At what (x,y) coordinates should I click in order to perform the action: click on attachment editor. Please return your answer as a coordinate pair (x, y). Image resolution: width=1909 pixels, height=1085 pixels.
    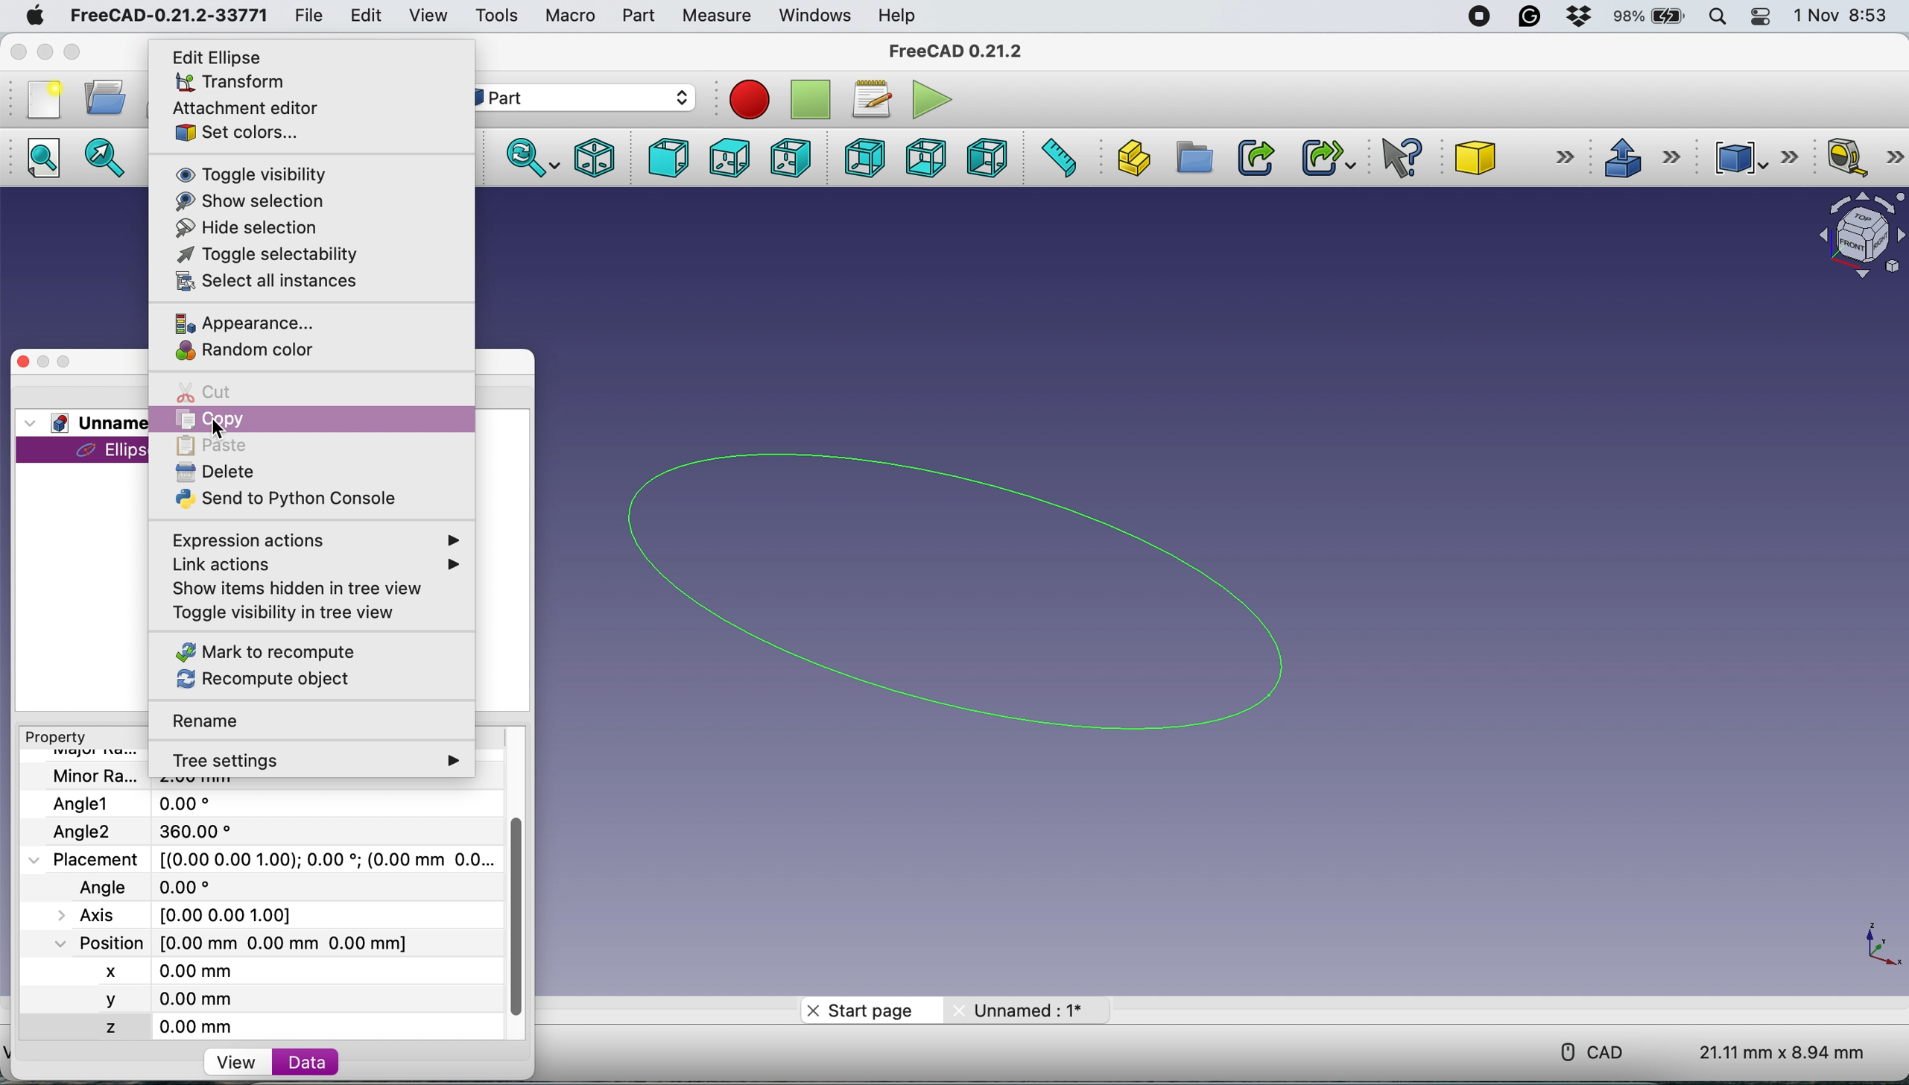
    Looking at the image, I should click on (247, 106).